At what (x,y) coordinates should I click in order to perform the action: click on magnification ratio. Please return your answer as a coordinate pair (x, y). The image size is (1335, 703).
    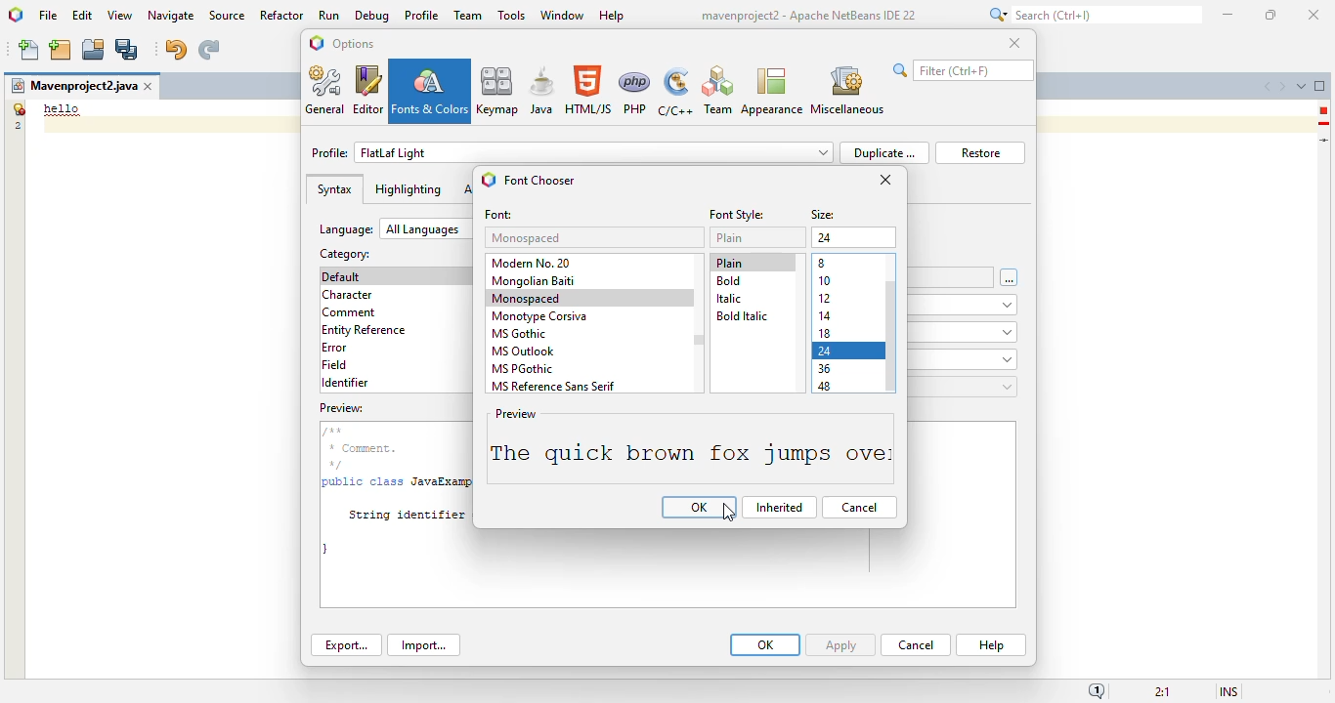
    Looking at the image, I should click on (1161, 690).